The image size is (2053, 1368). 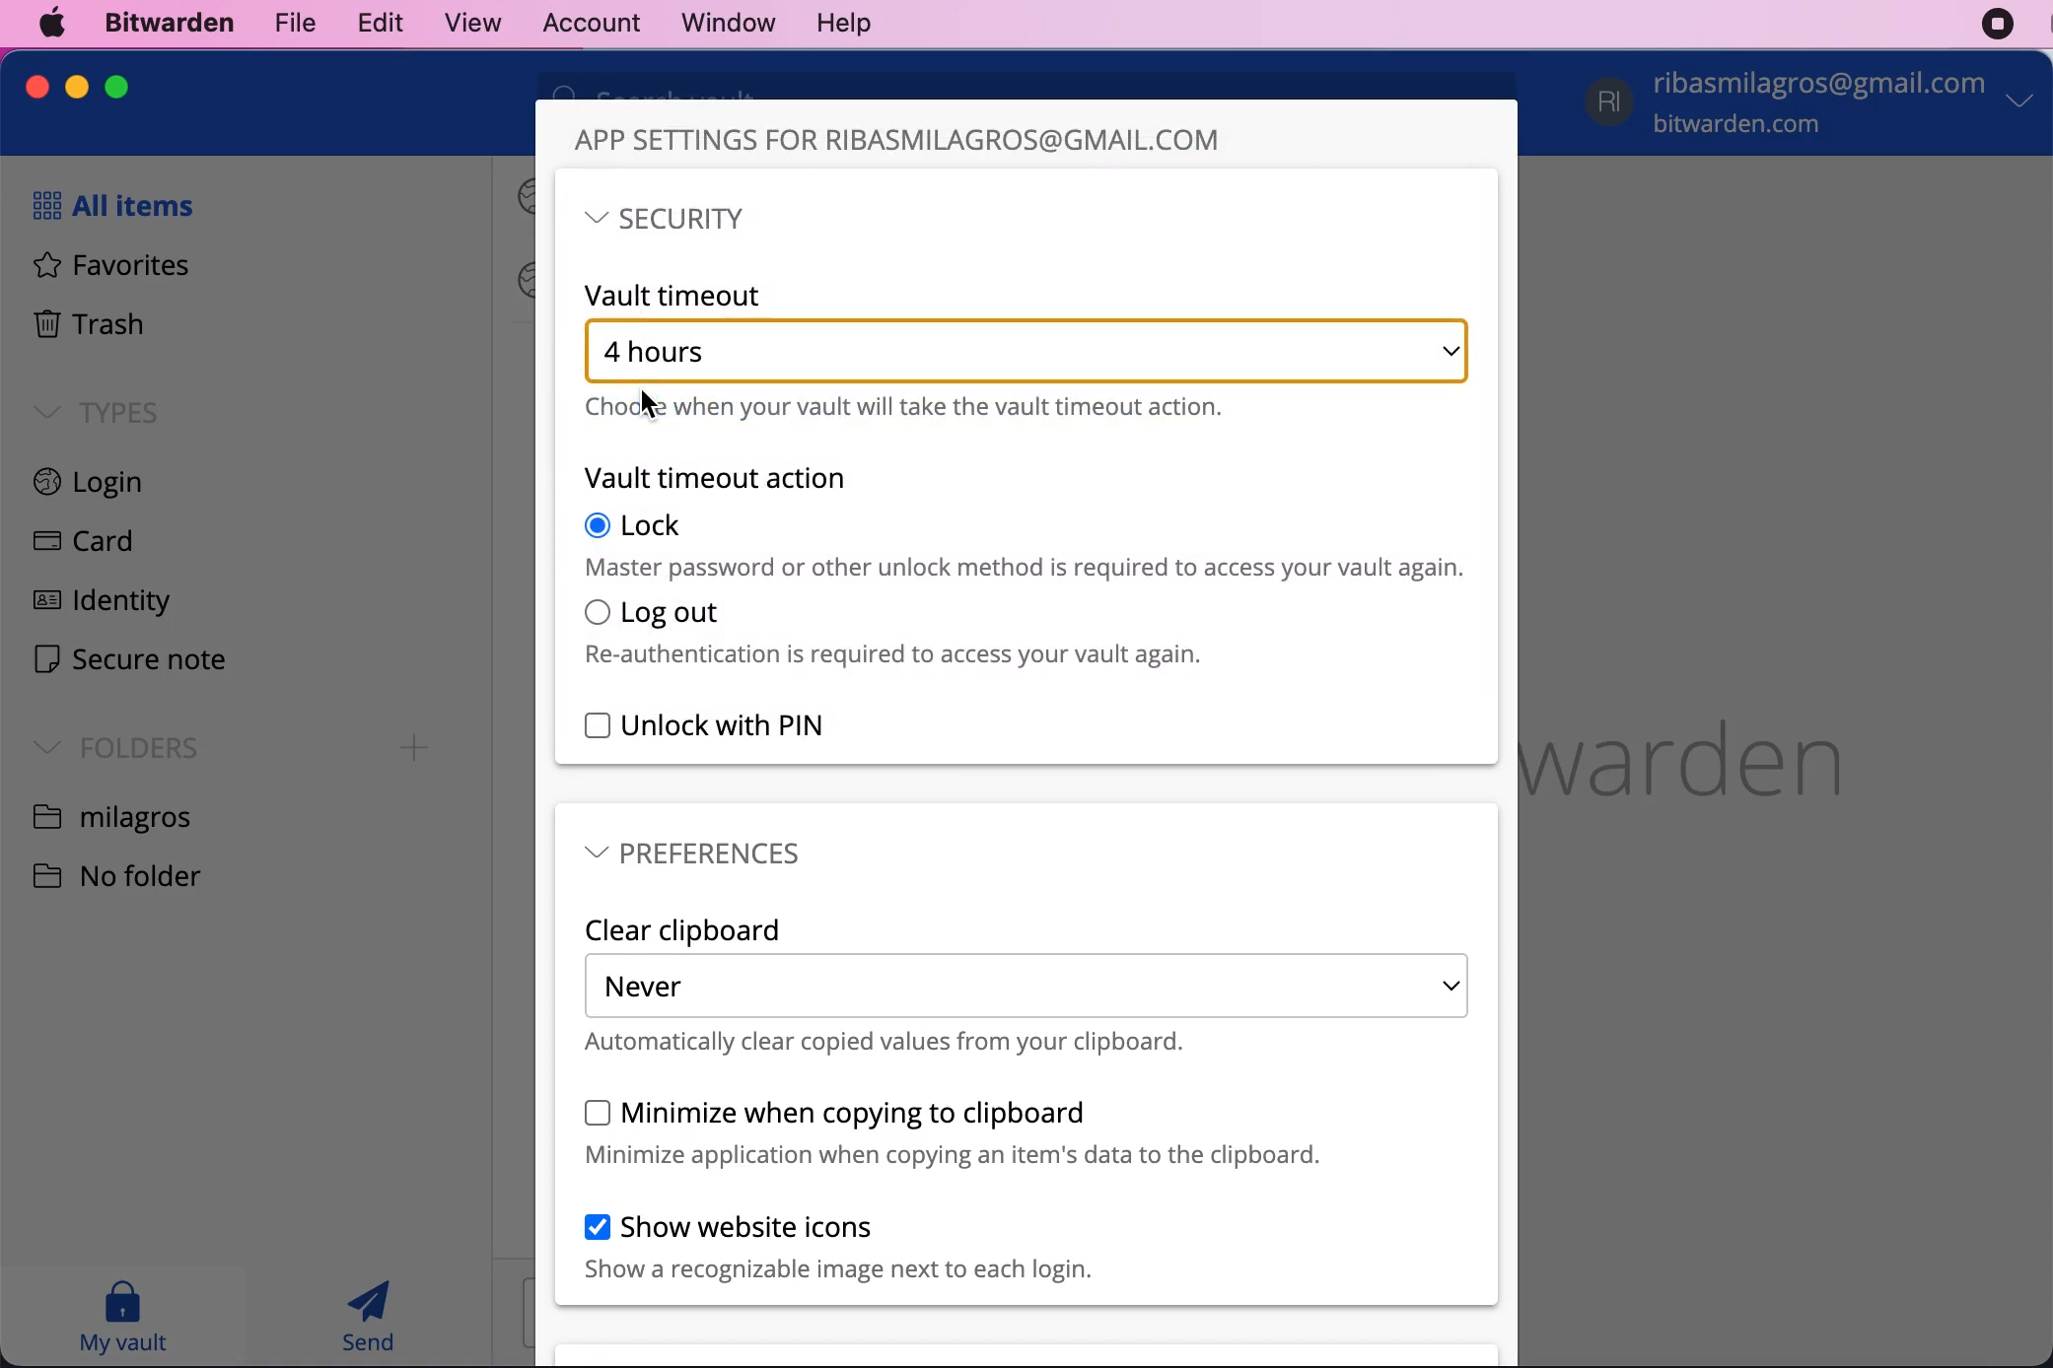 I want to click on clear clipboard, so click(x=685, y=929).